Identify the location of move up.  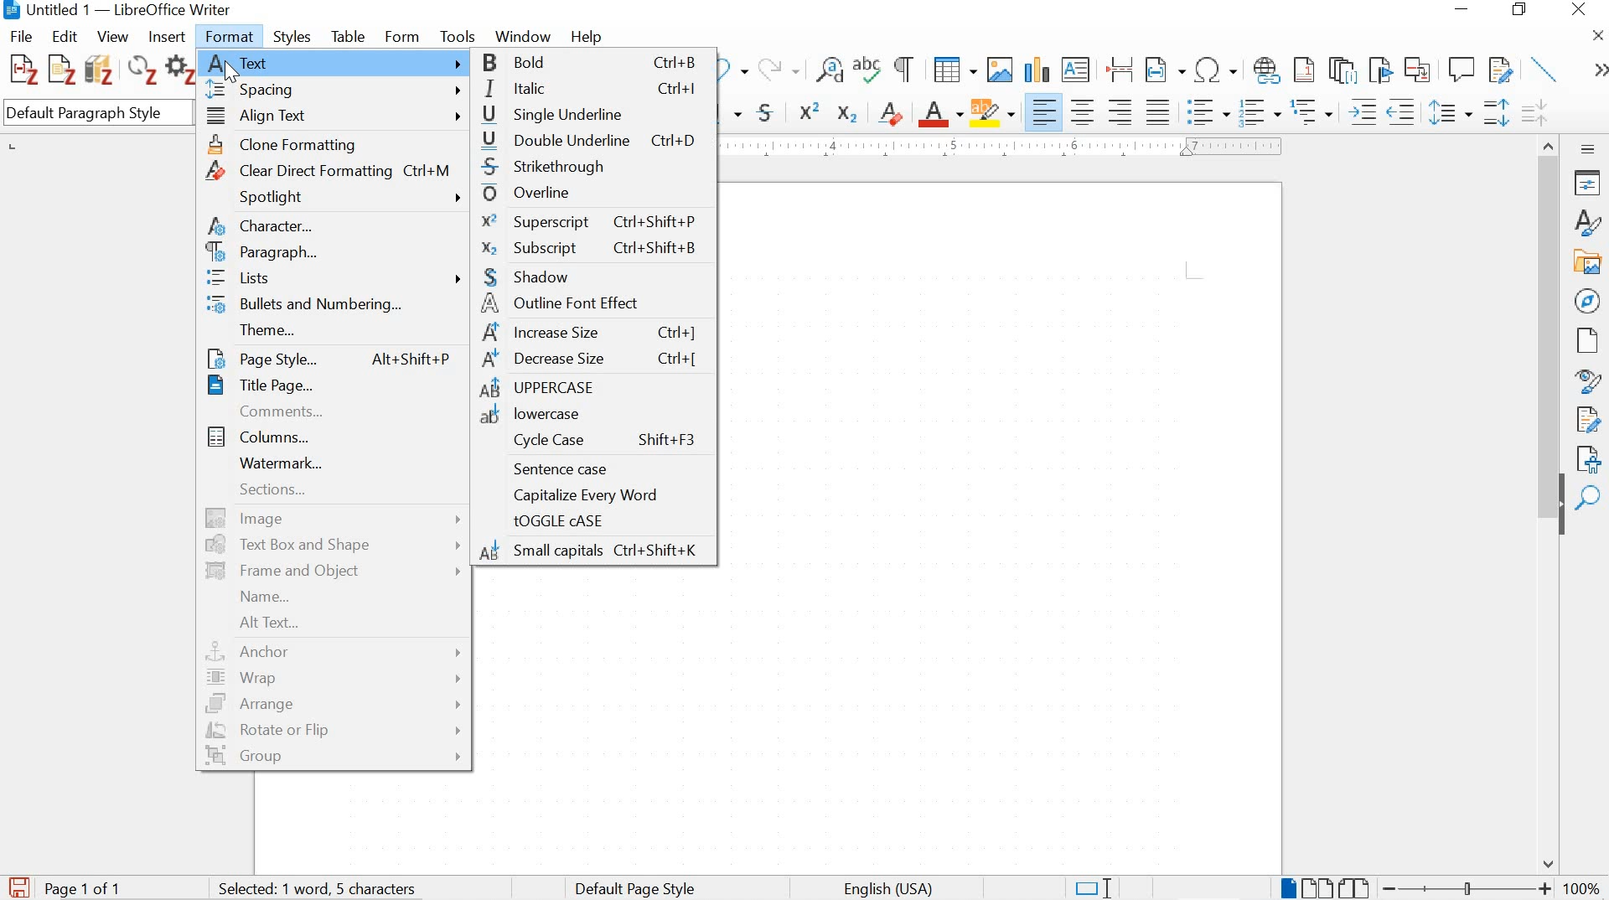
(1550, 142).